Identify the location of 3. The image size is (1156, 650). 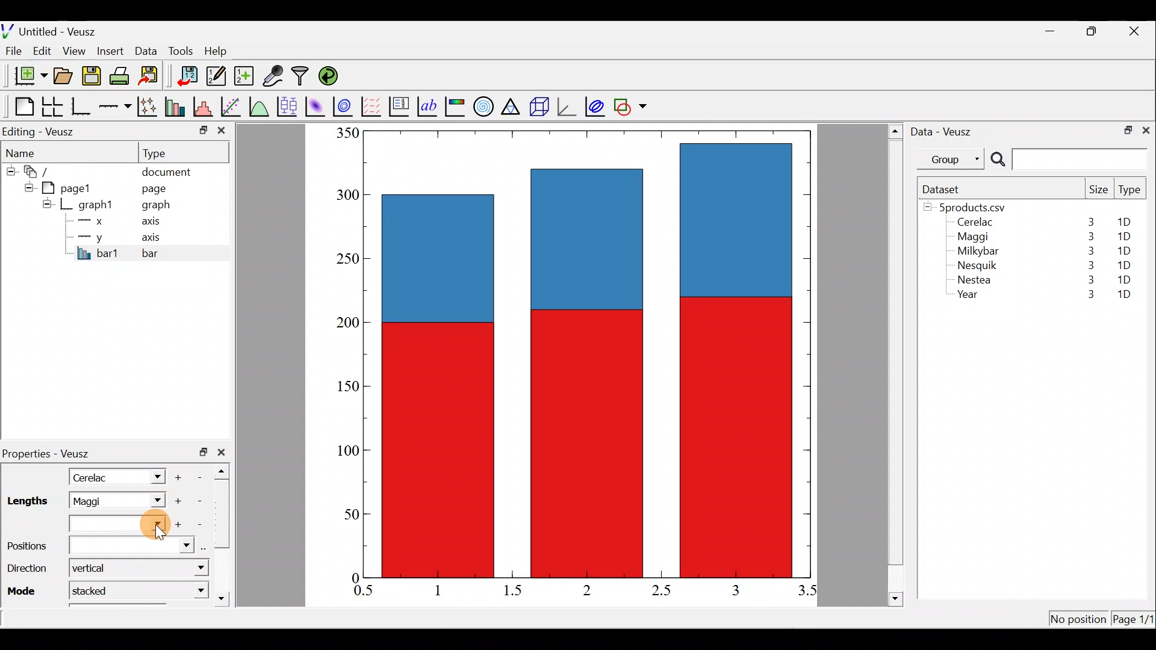
(735, 590).